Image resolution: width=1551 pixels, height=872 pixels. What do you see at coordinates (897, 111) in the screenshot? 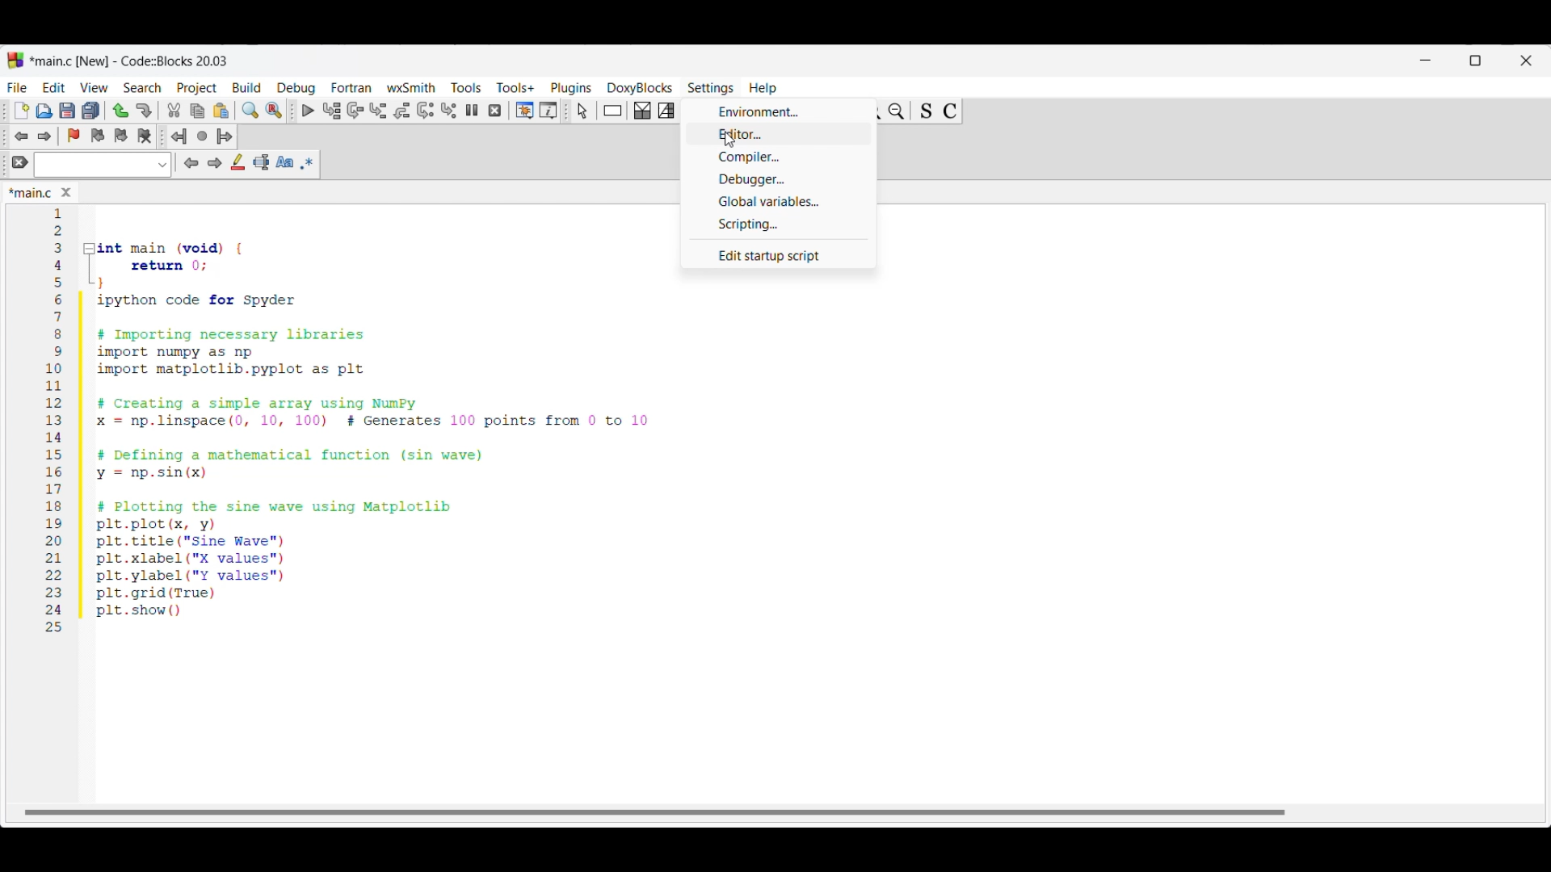
I see `Zoom out` at bounding box center [897, 111].